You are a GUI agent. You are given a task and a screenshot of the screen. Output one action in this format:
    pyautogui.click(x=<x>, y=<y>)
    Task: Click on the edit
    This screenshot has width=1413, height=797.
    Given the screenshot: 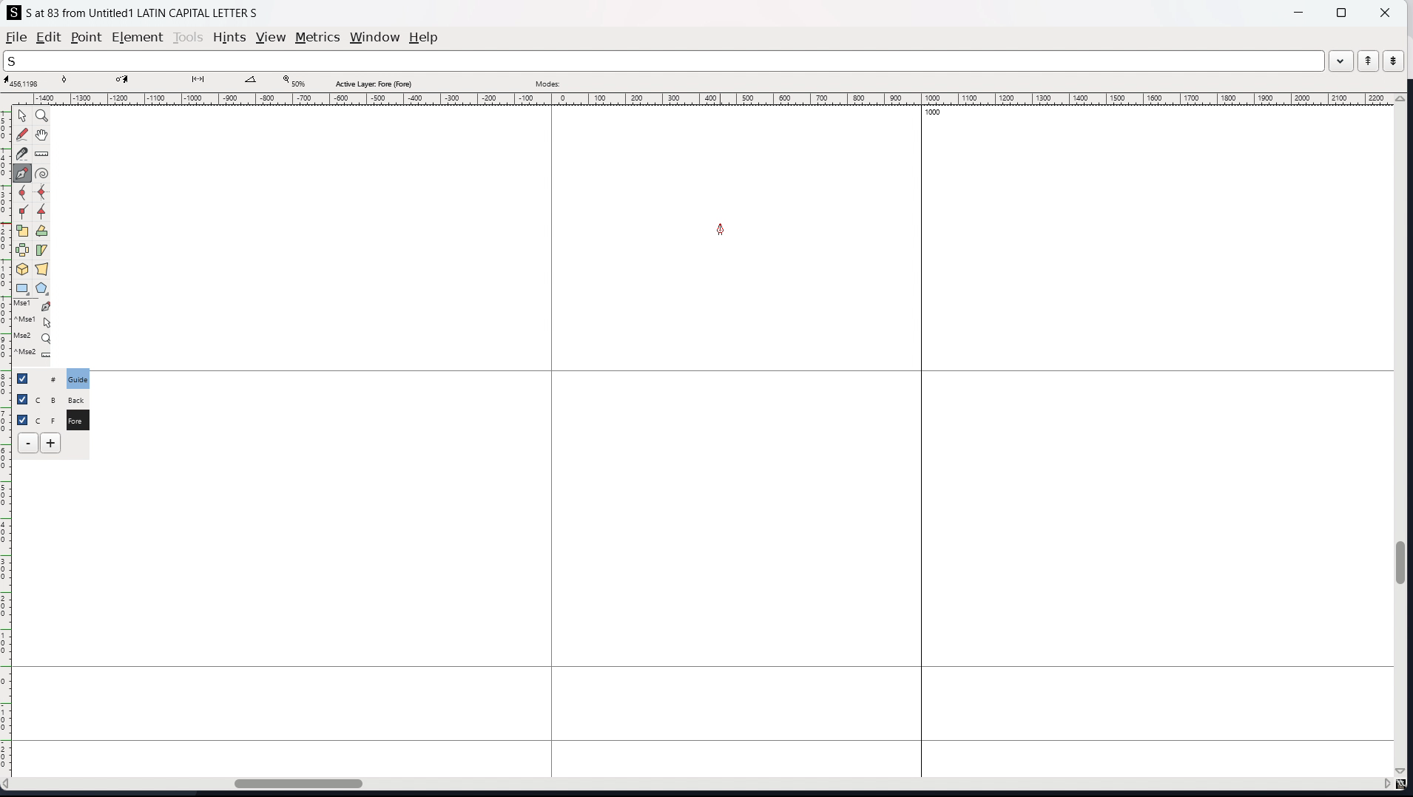 What is the action you would take?
    pyautogui.click(x=49, y=37)
    